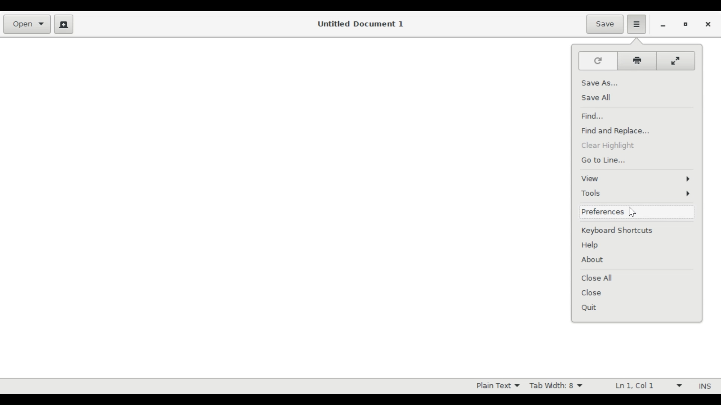  Describe the element at coordinates (598, 61) in the screenshot. I see `Reload` at that location.